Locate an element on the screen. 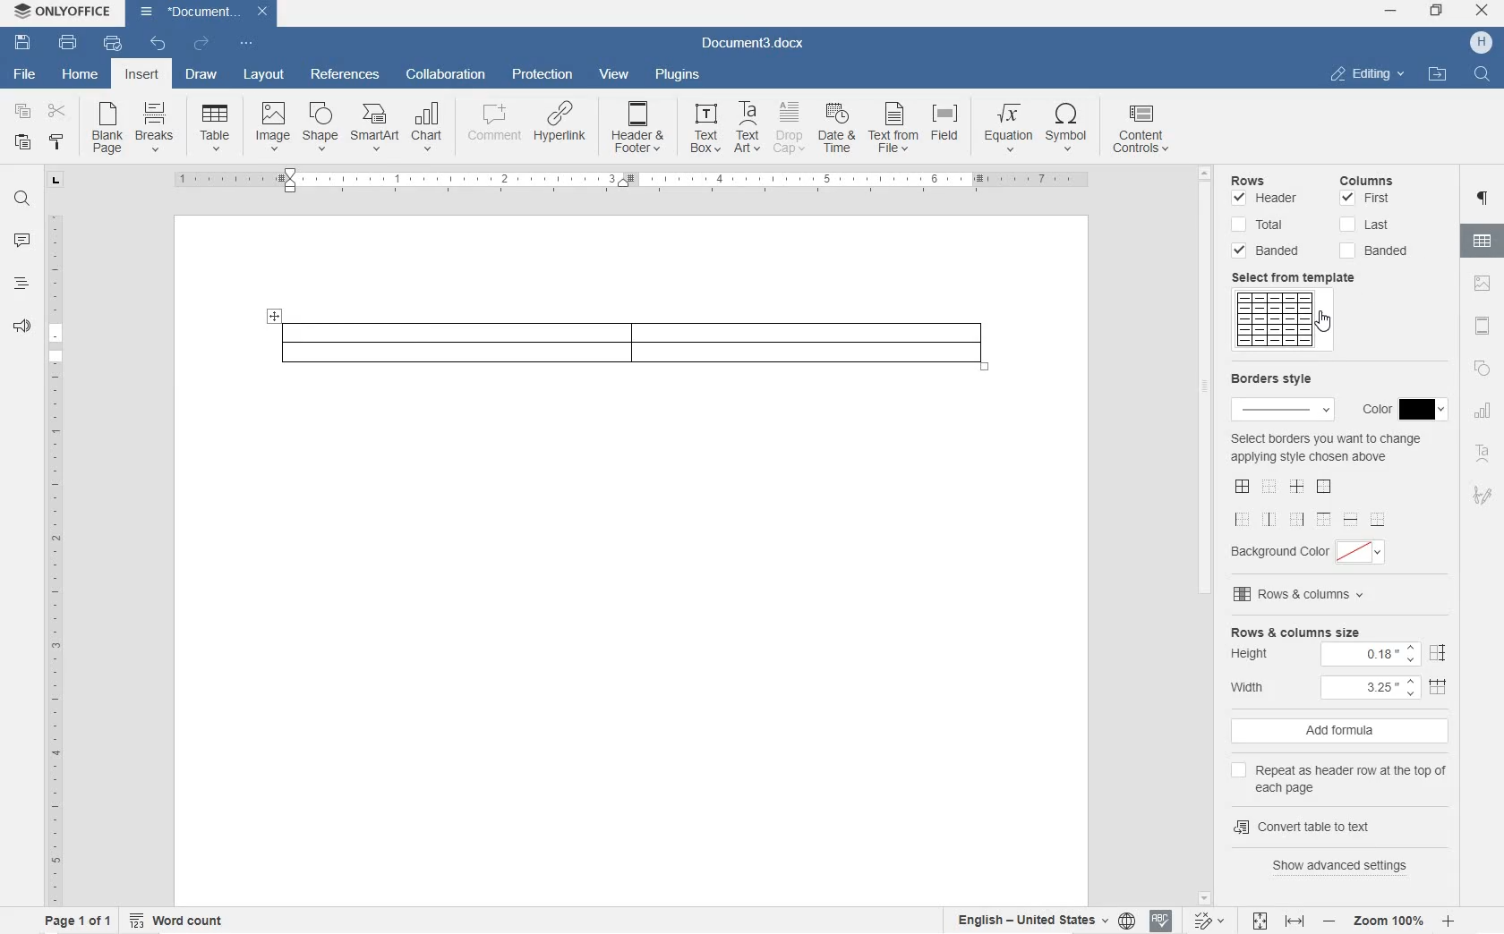 This screenshot has height=934, width=1504. PASTE is located at coordinates (27, 143).